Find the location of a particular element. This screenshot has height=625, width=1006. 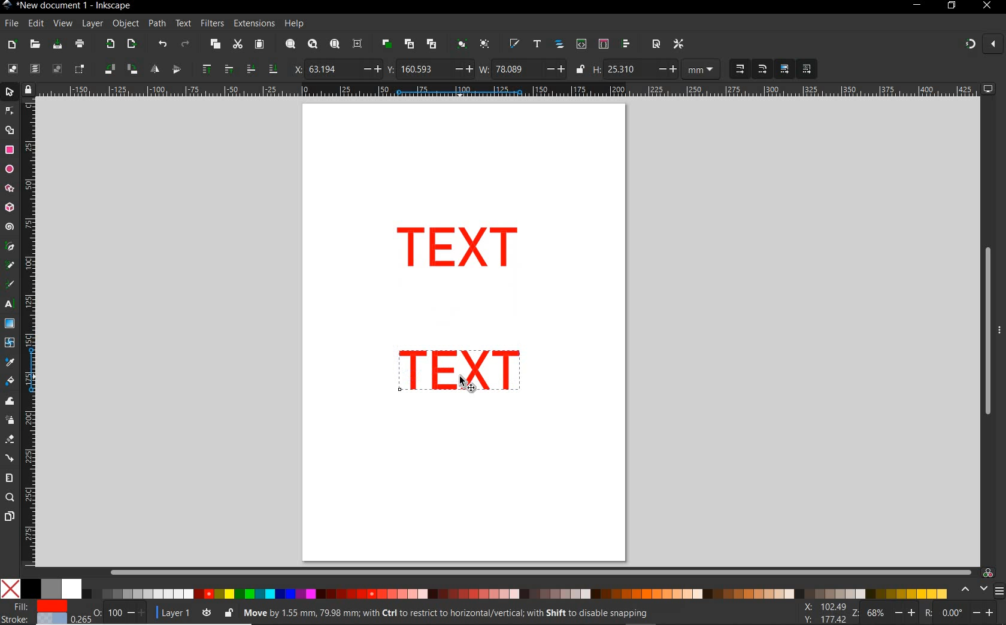

MEASUREMENT is located at coordinates (703, 69).